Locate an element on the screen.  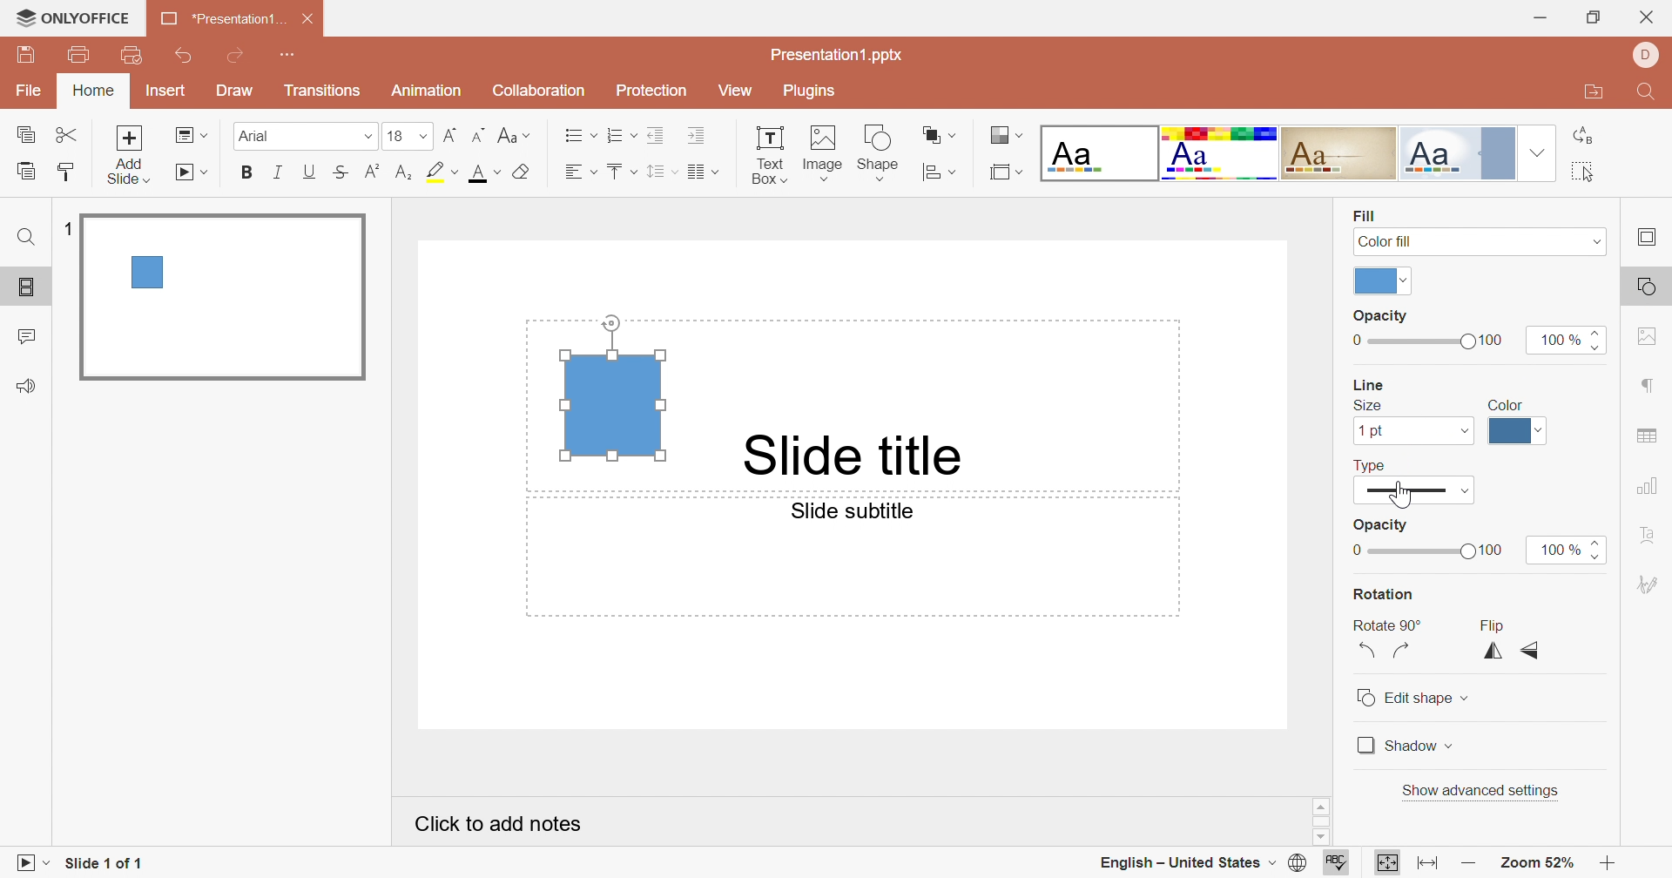
Save is located at coordinates (27, 57).